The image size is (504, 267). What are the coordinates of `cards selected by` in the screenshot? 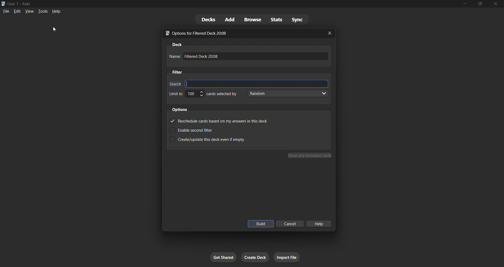 It's located at (222, 94).